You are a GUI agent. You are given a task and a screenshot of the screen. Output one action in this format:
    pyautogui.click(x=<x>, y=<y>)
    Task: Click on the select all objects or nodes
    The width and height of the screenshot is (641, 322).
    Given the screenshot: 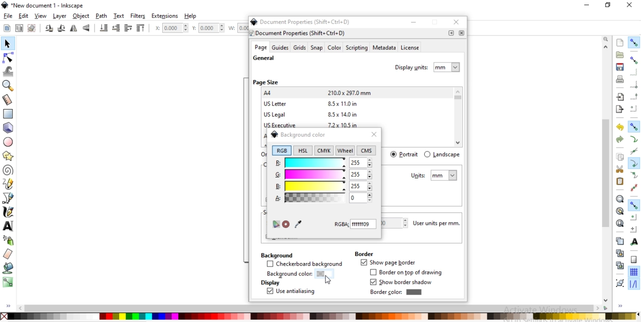 What is the action you would take?
    pyautogui.click(x=7, y=27)
    